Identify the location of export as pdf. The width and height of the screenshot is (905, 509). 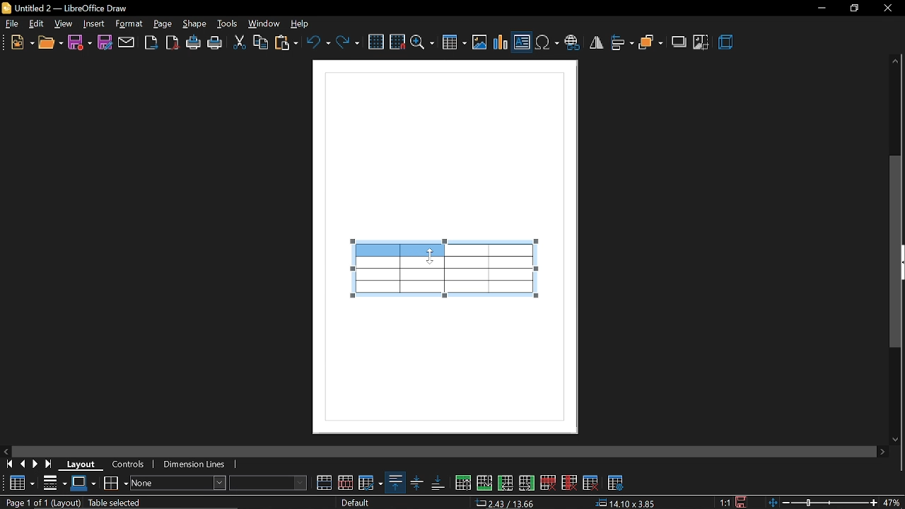
(170, 42).